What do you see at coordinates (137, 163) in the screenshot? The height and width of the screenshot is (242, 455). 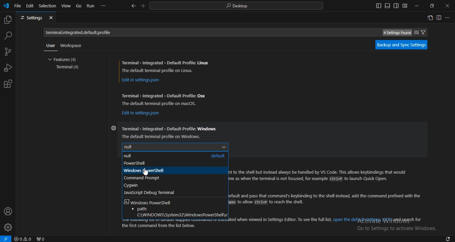 I see `powershell` at bounding box center [137, 163].